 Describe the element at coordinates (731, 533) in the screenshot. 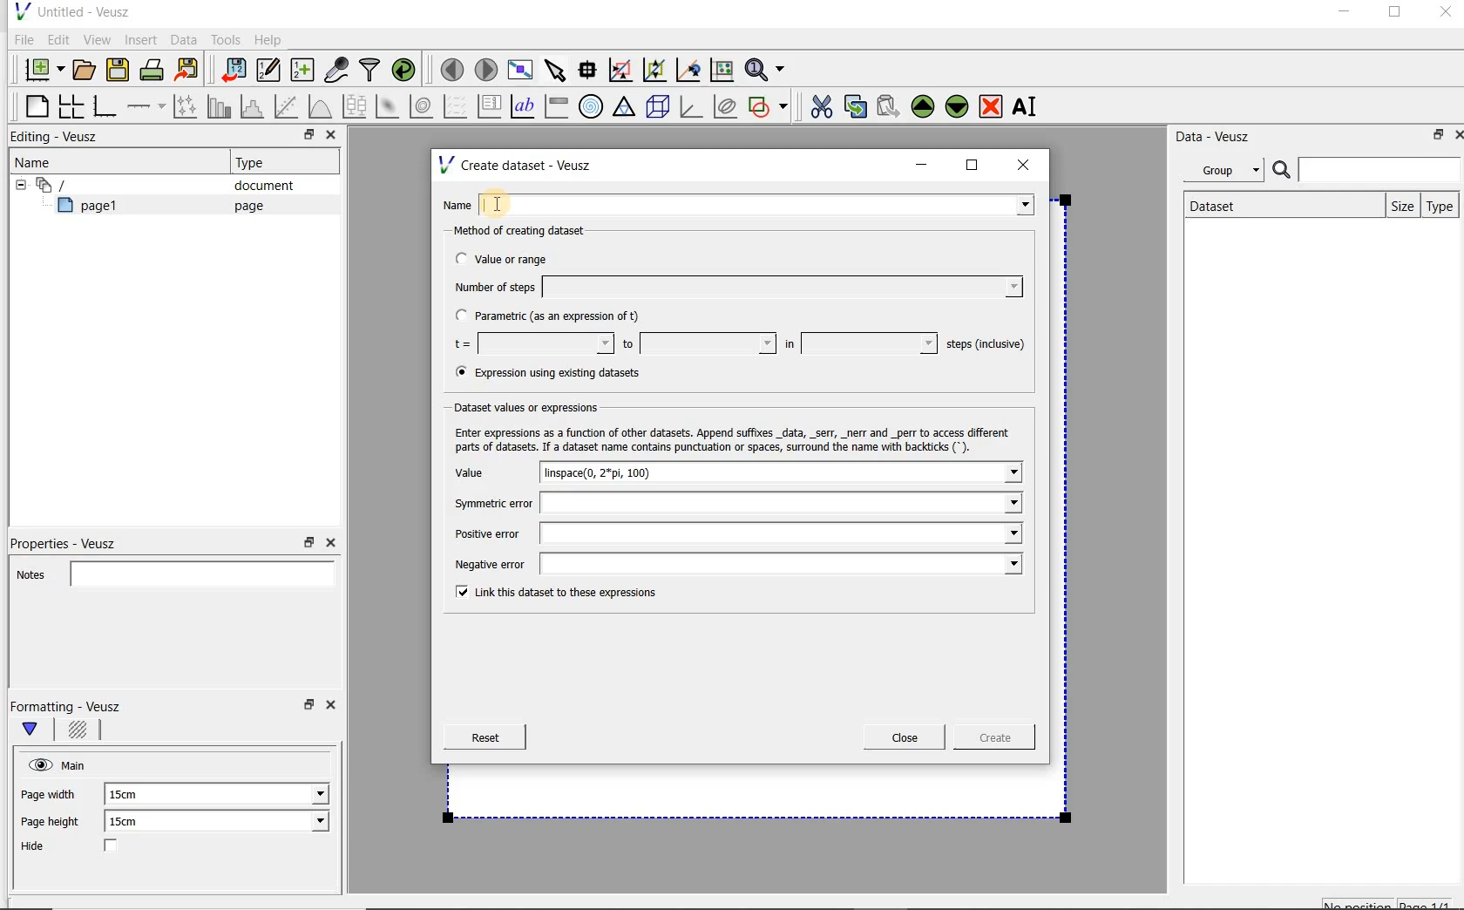

I see `Positive error` at that location.